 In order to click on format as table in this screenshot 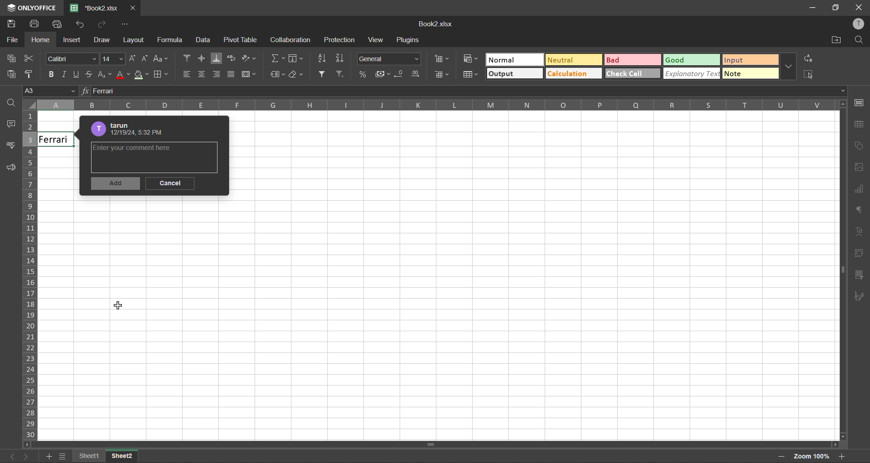, I will do `click(470, 74)`.